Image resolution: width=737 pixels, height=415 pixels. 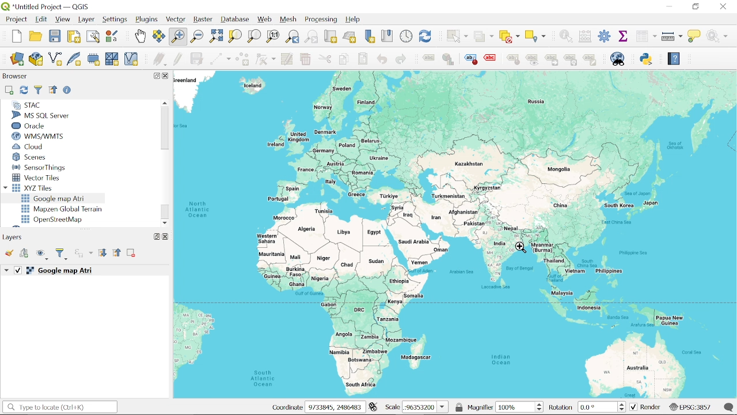 I want to click on Type here to locate, so click(x=59, y=408).